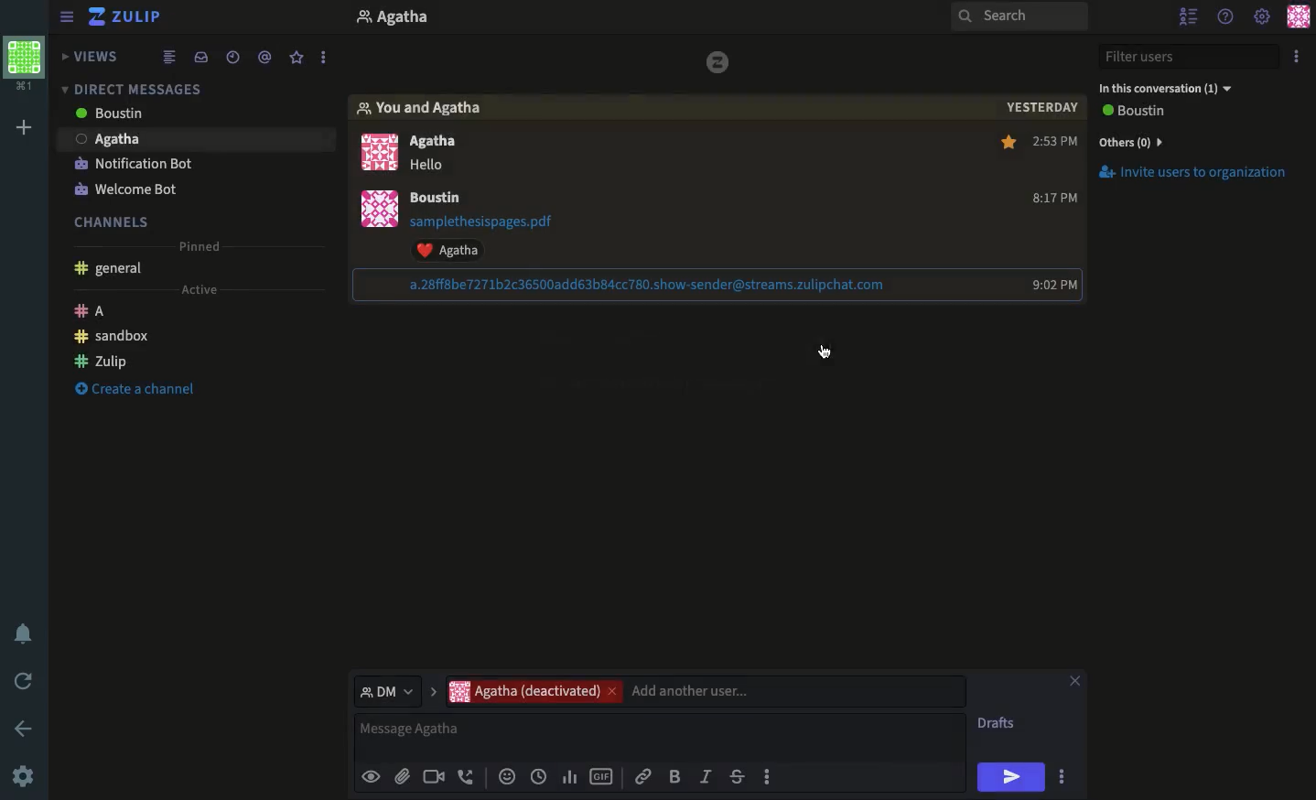  Describe the element at coordinates (542, 776) in the screenshot. I see `Add global time` at that location.